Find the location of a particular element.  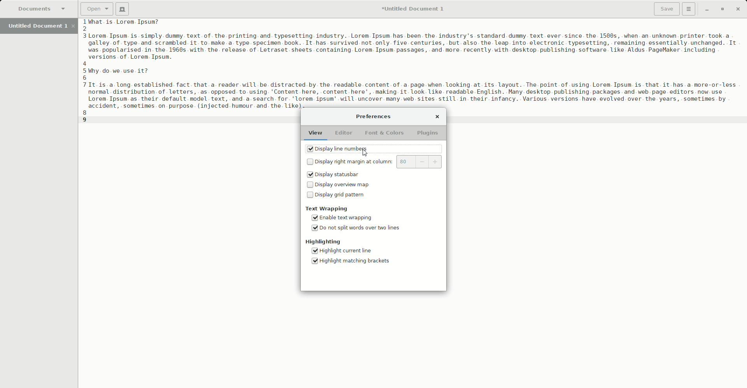

Minimize is located at coordinates (705, 10).